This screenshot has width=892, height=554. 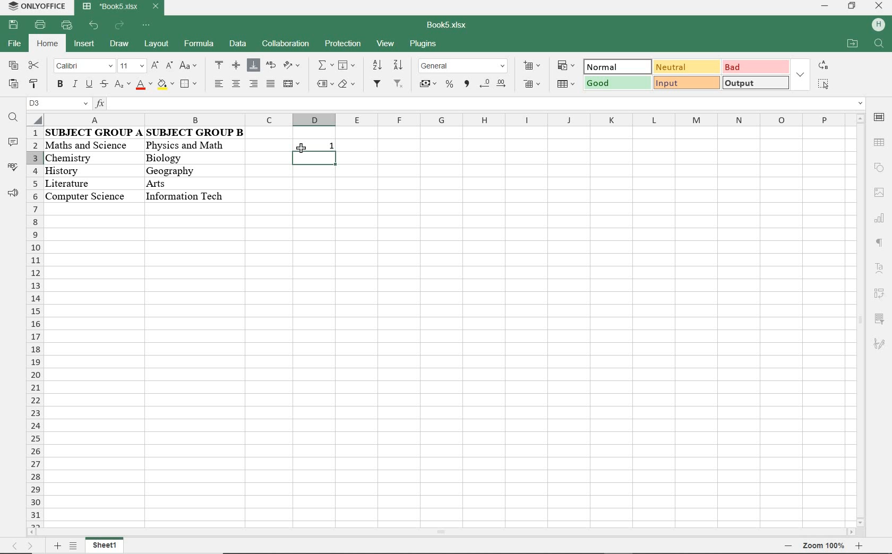 What do you see at coordinates (92, 145) in the screenshot?
I see `Cell A2` at bounding box center [92, 145].